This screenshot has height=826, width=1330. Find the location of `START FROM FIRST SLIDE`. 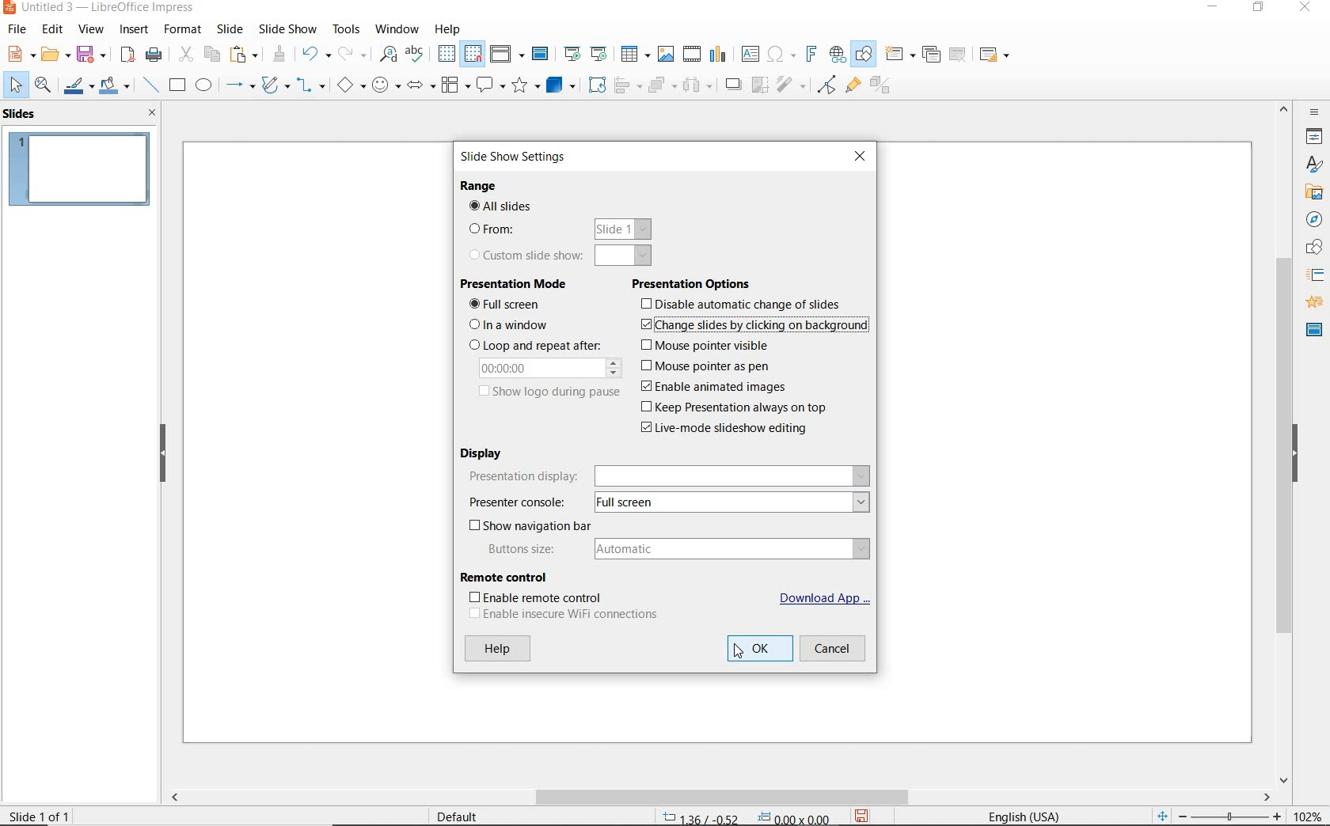

START FROM FIRST SLIDE is located at coordinates (572, 55).